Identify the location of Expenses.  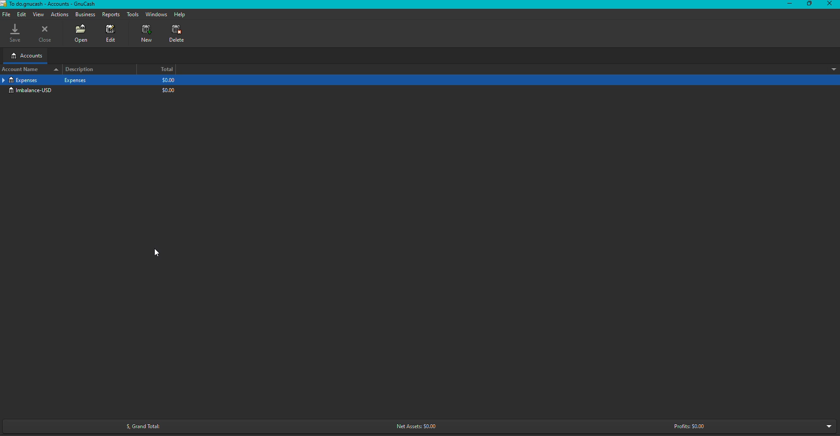
(77, 80).